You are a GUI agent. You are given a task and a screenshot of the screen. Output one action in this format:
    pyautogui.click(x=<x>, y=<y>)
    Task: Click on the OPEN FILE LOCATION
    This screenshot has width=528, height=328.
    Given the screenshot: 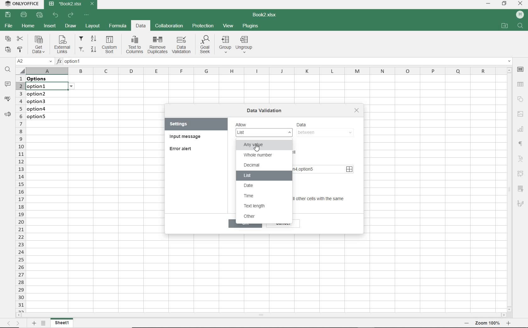 What is the action you would take?
    pyautogui.click(x=505, y=25)
    